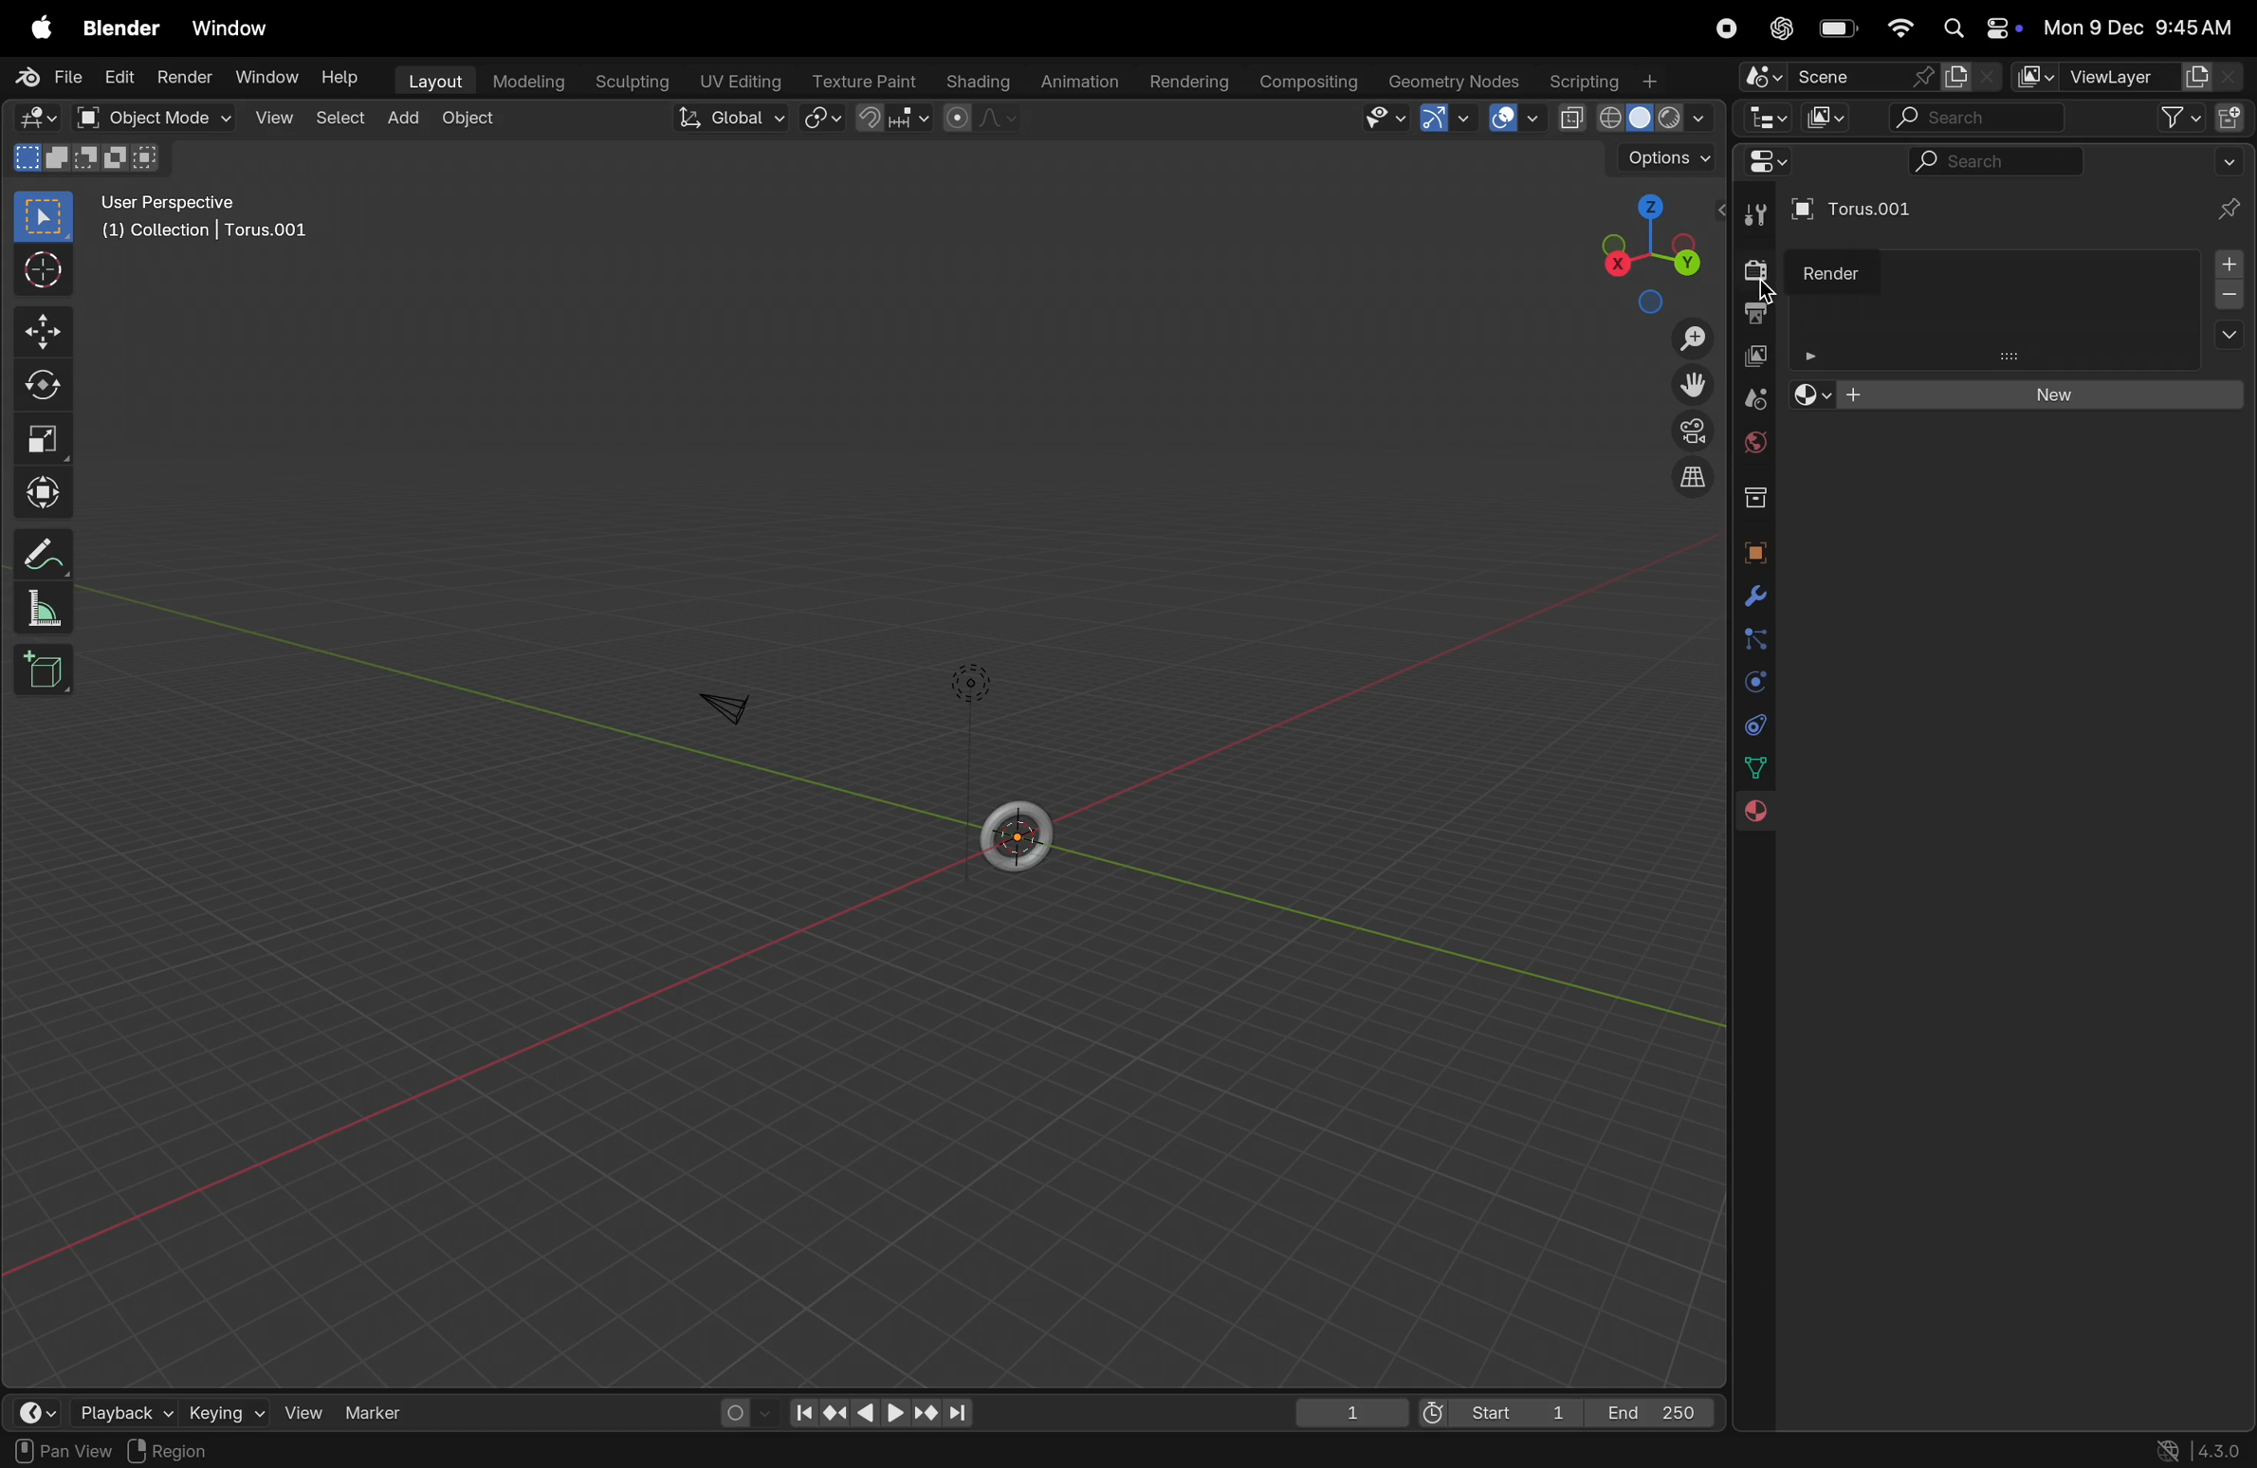 The width and height of the screenshot is (2257, 1468). Describe the element at coordinates (1750, 395) in the screenshot. I see `scene` at that location.